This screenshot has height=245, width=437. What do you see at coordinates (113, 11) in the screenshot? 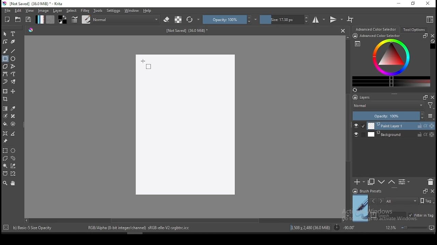
I see `settings` at bounding box center [113, 11].